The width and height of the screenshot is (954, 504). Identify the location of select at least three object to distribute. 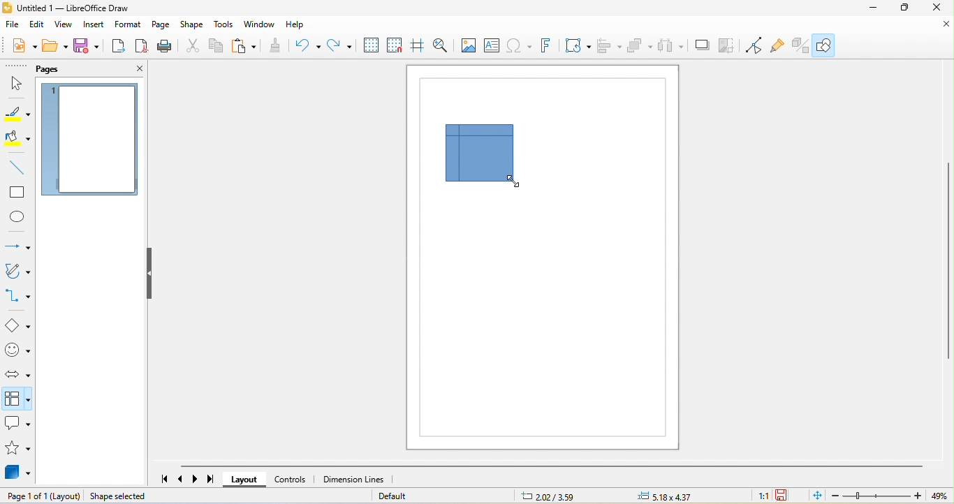
(675, 46).